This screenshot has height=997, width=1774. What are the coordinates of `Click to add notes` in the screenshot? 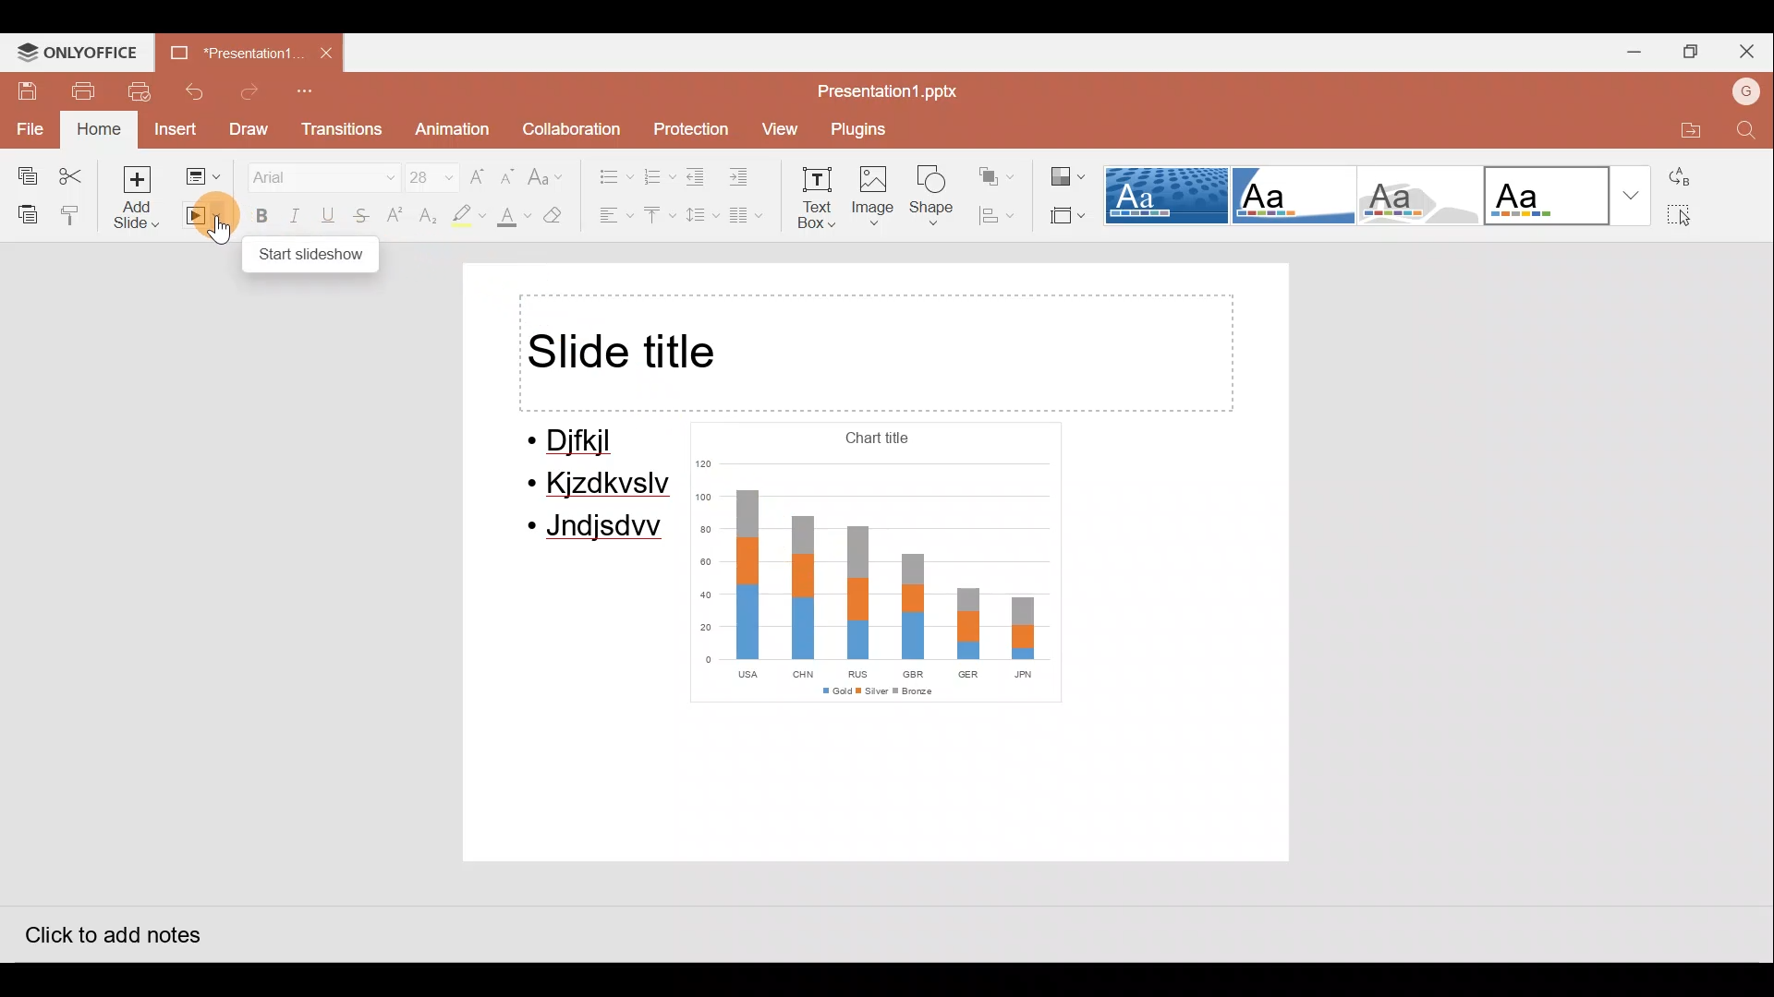 It's located at (111, 933).